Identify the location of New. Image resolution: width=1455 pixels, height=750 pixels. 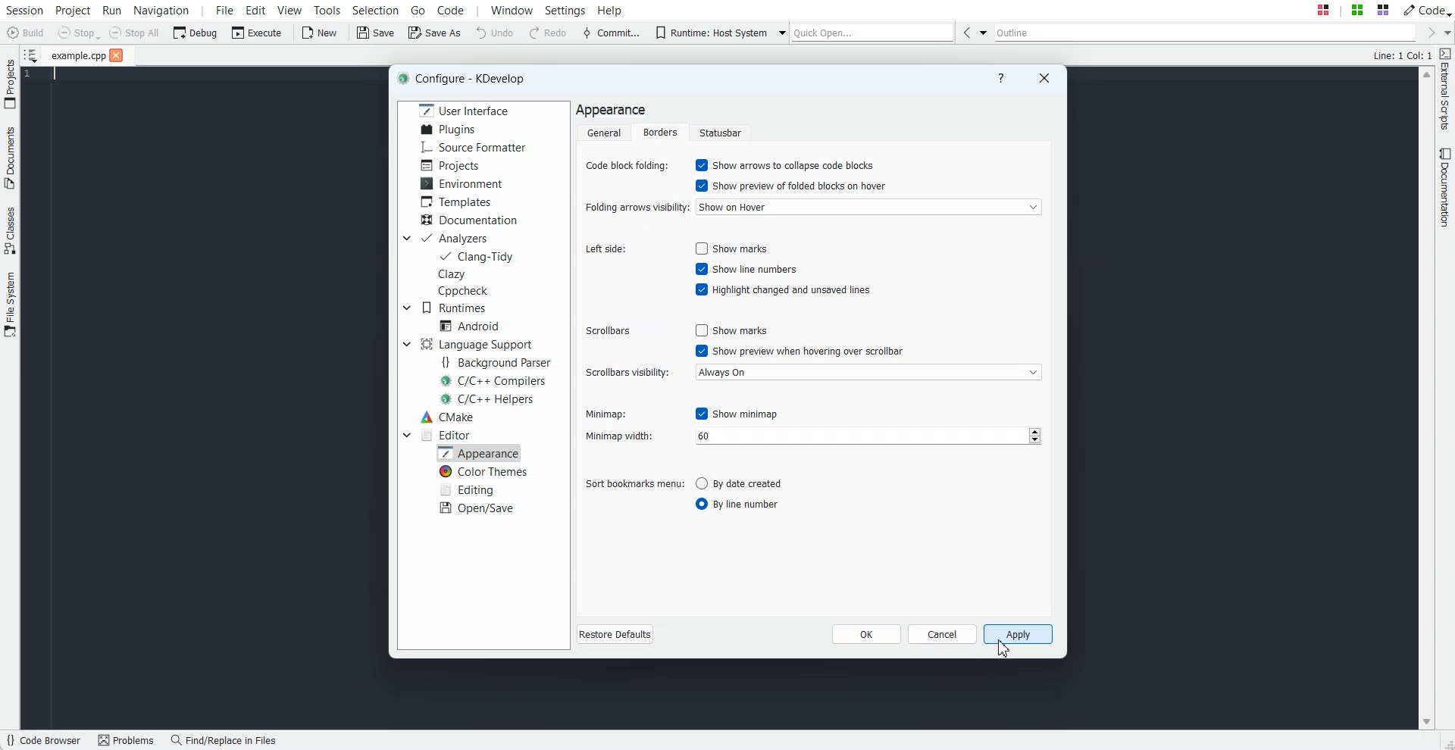
(322, 33).